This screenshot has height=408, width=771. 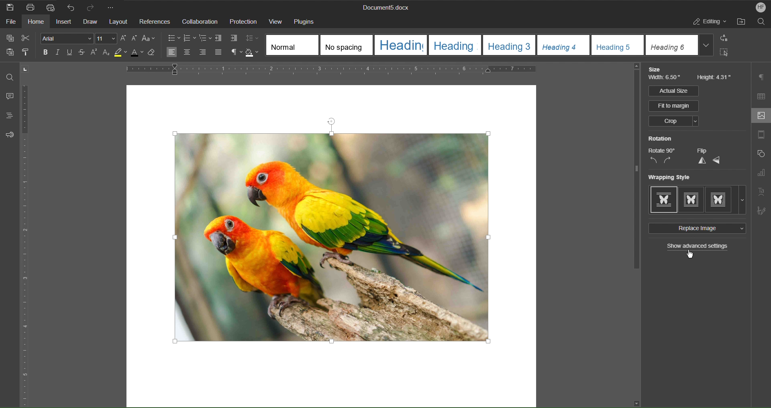 What do you see at coordinates (124, 38) in the screenshot?
I see `Increase Size` at bounding box center [124, 38].